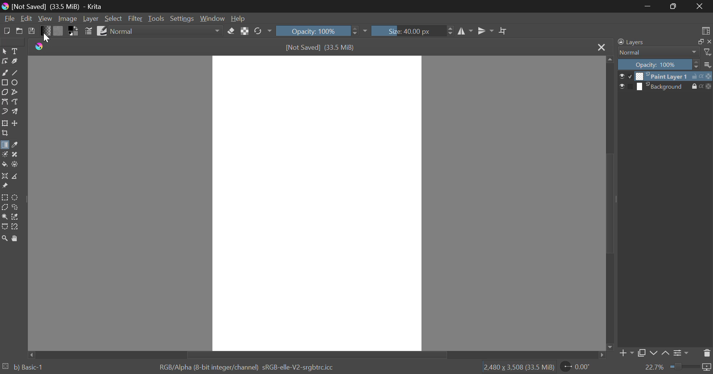 The image size is (713, 374). Describe the element at coordinates (67, 18) in the screenshot. I see `Image` at that location.